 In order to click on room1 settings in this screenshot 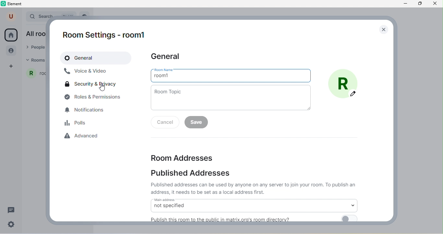, I will do `click(108, 36)`.